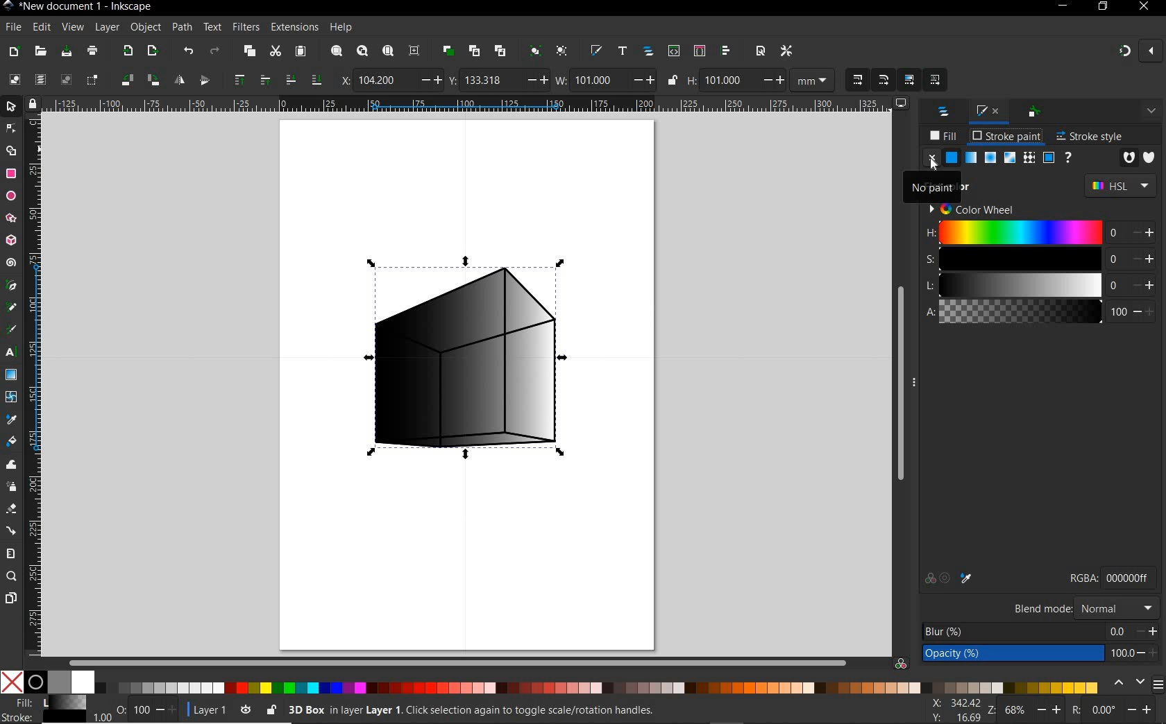  Describe the element at coordinates (902, 662) in the screenshot. I see `COLOR MANAGED CODE` at that location.